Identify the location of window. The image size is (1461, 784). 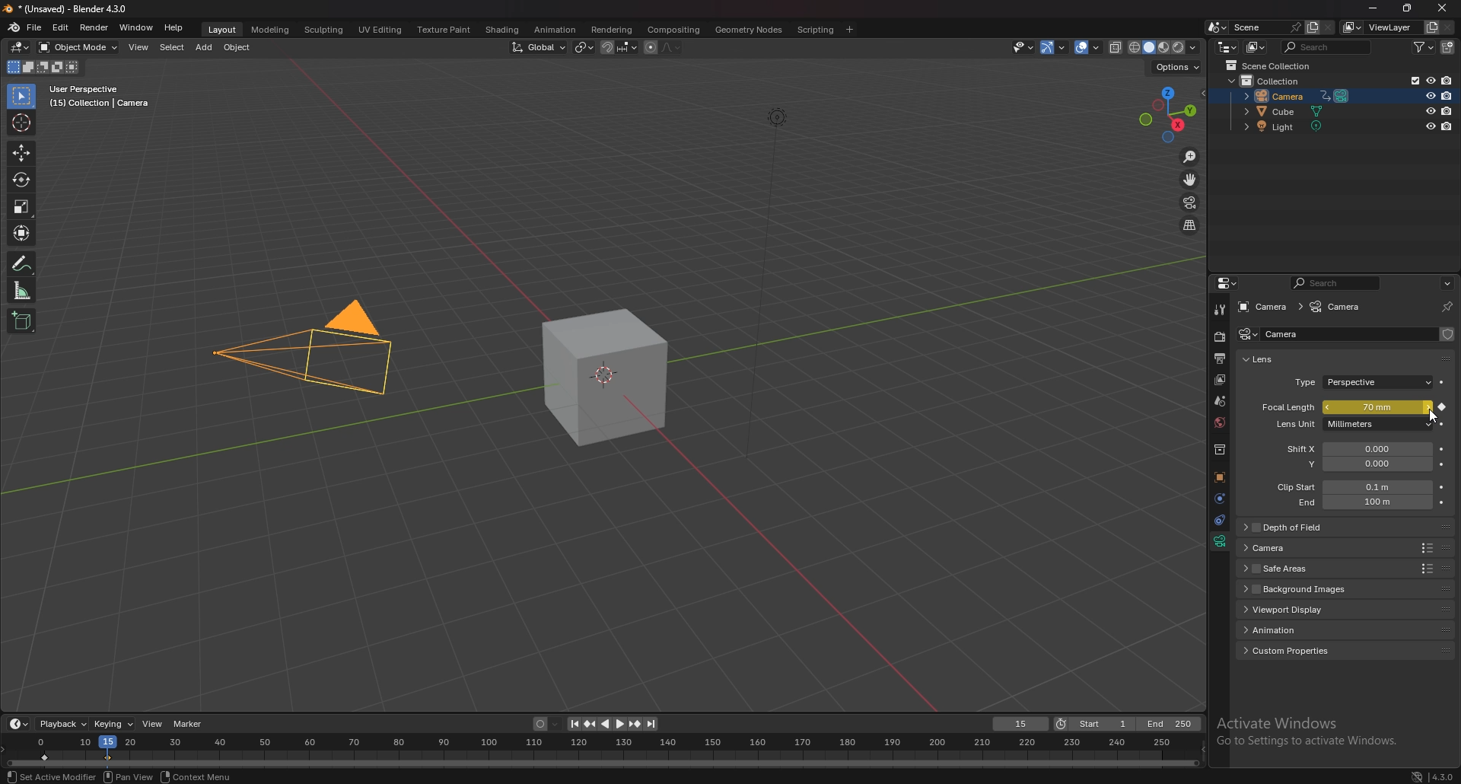
(138, 28).